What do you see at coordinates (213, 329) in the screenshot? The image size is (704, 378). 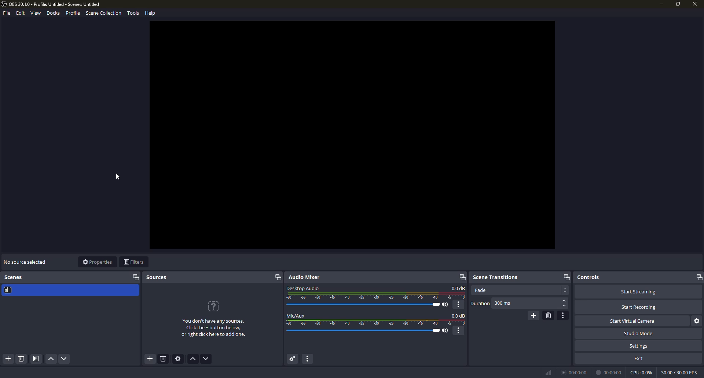 I see `info` at bounding box center [213, 329].